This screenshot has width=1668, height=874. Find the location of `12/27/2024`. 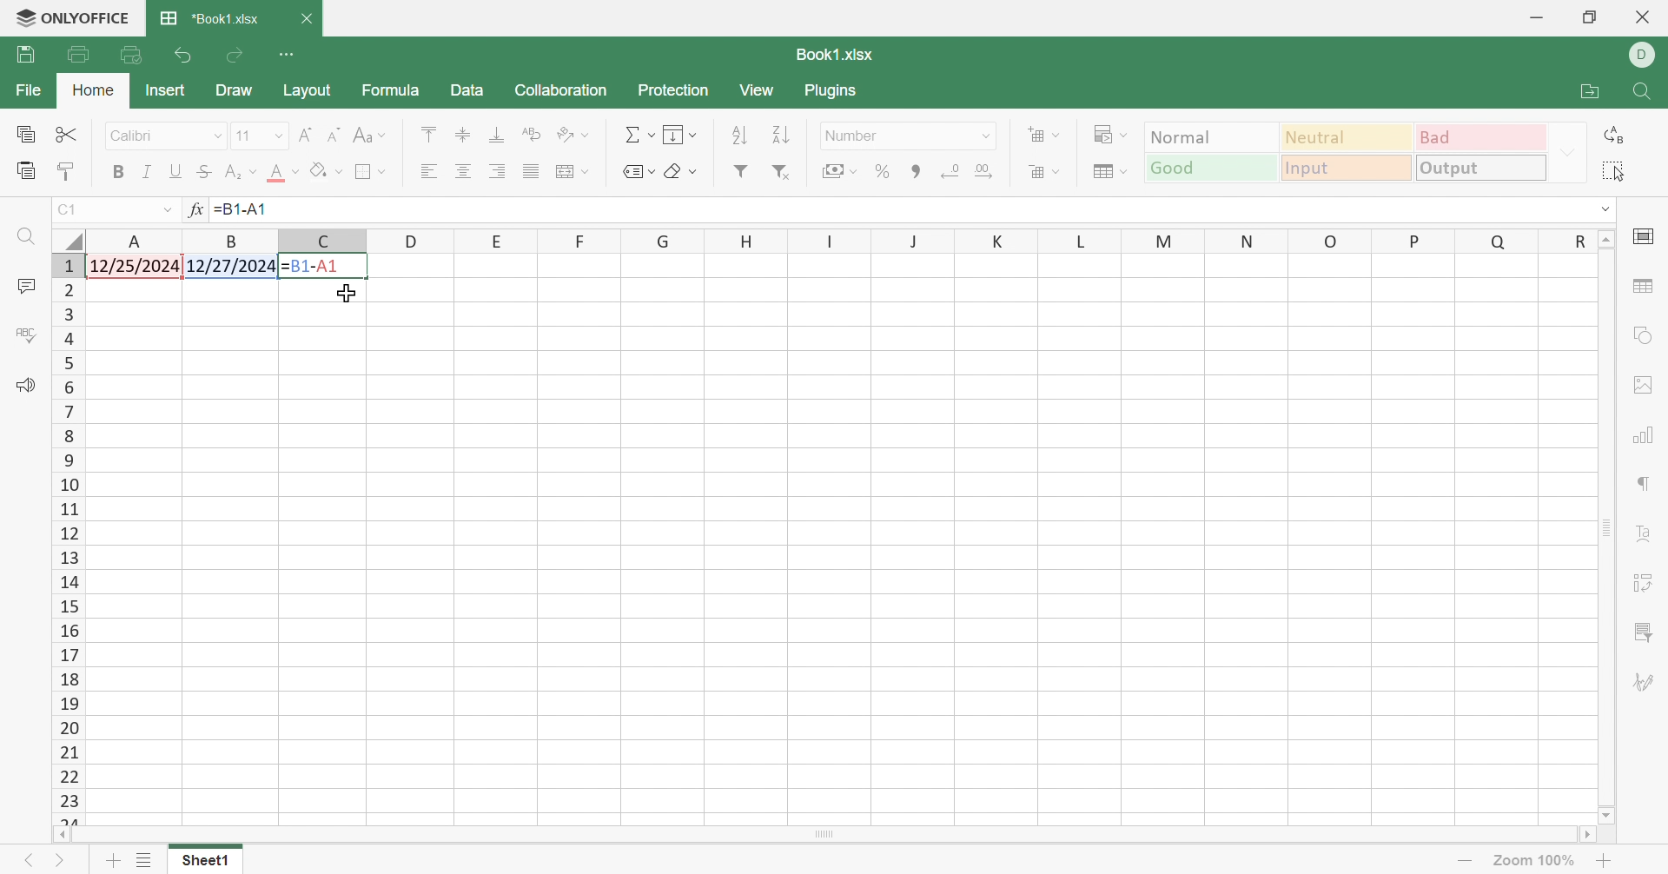

12/27/2024 is located at coordinates (232, 268).